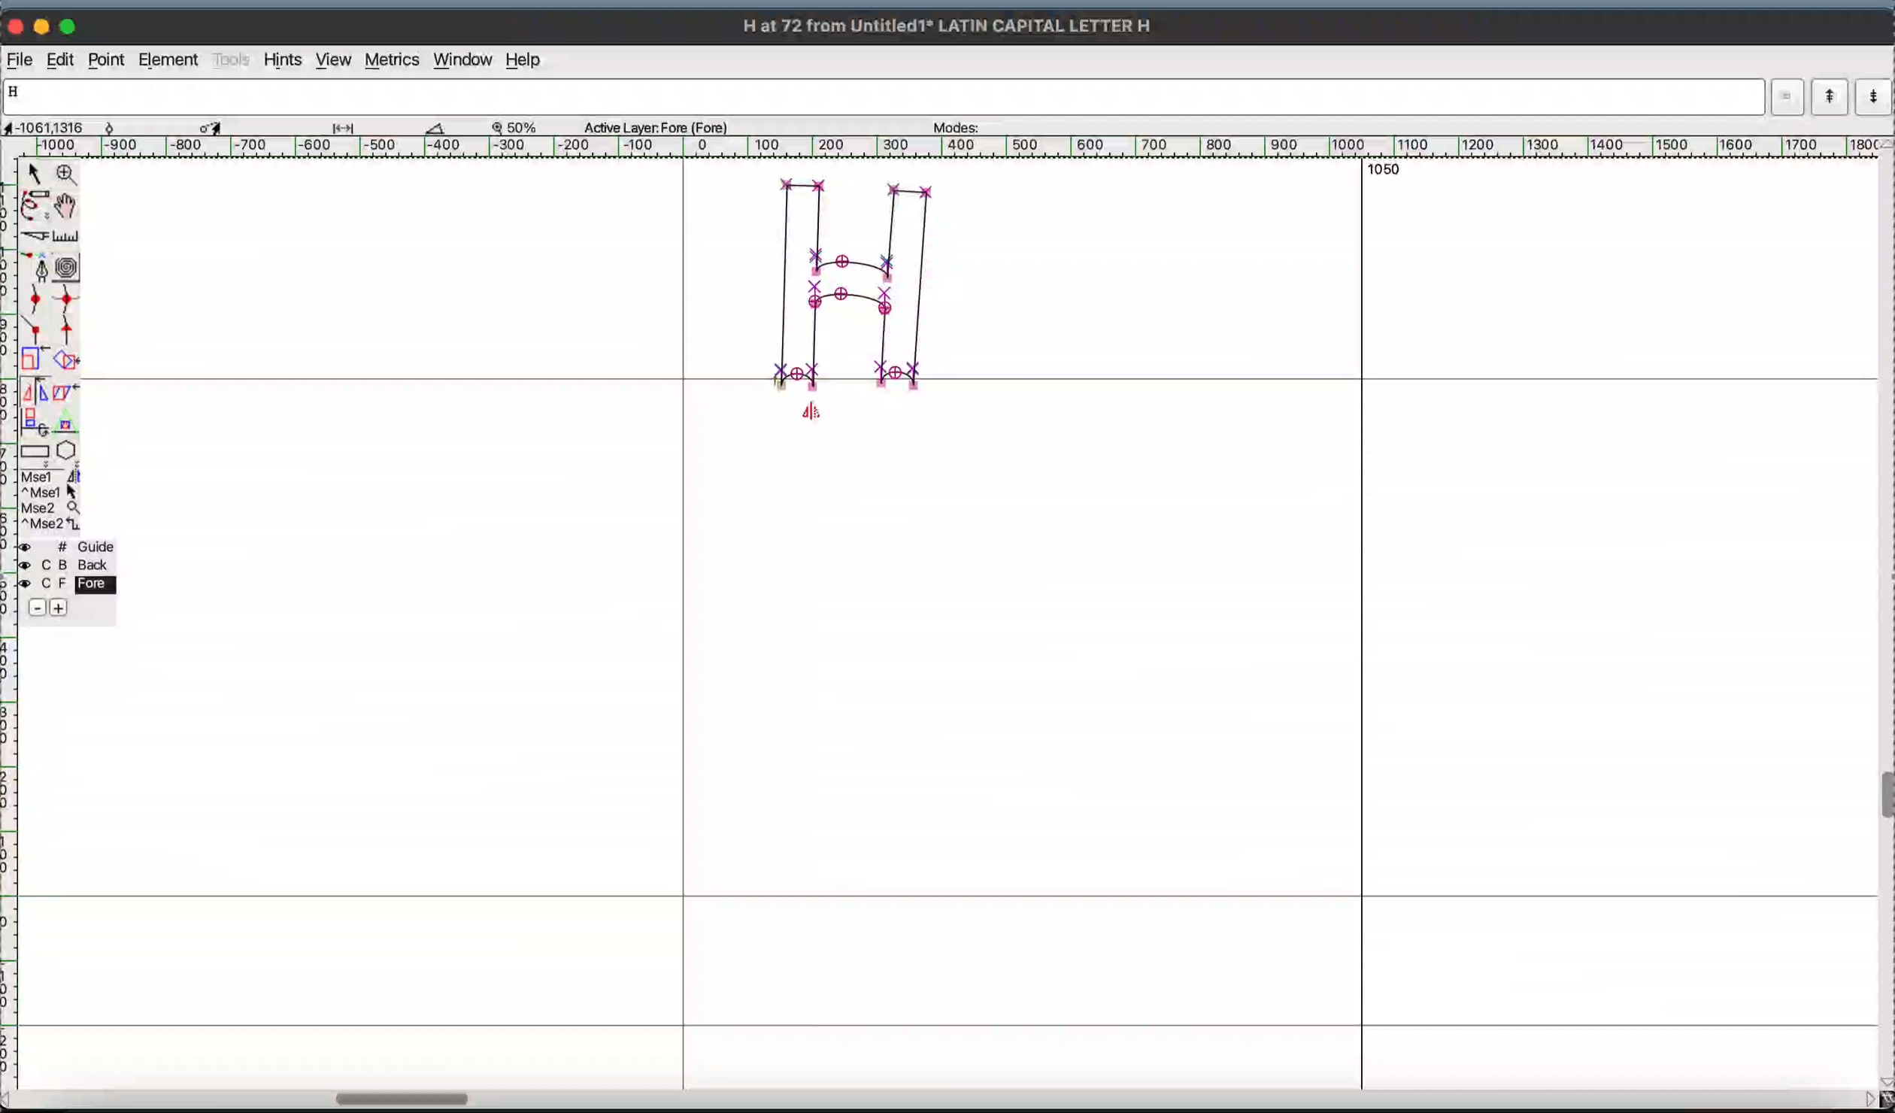  I want to click on file, so click(20, 59).